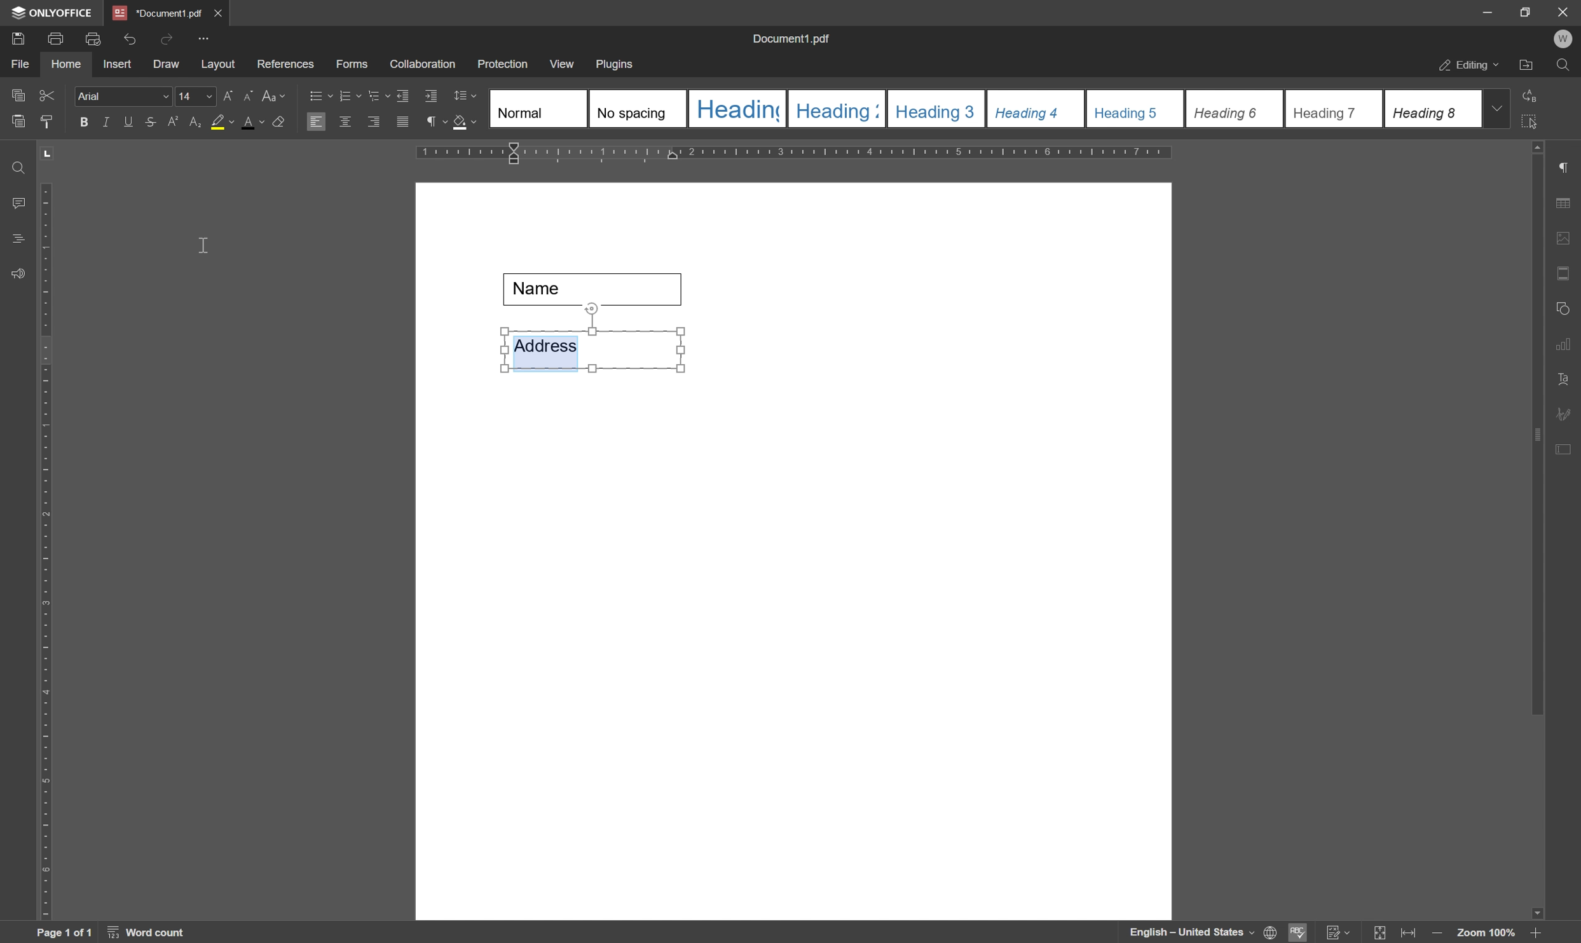  What do you see at coordinates (123, 97) in the screenshot?
I see `font` at bounding box center [123, 97].